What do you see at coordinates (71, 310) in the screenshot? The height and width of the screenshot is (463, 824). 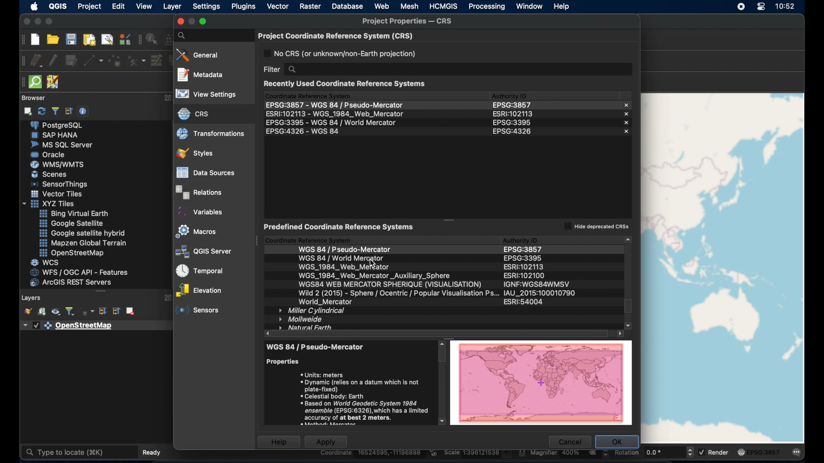 I see `filter legend` at bounding box center [71, 310].